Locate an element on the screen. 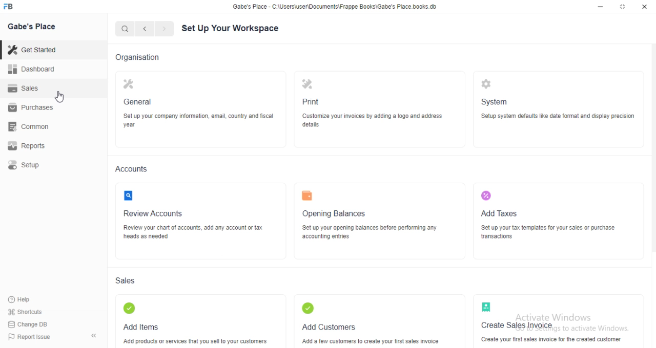 This screenshot has height=348, width=656. Add Taxes is located at coordinates (503, 201).